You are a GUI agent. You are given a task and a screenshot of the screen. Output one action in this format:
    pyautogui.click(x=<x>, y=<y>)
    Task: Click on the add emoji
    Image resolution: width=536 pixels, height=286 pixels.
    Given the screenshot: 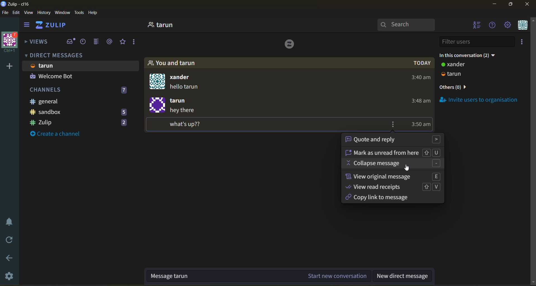 What is the action you would take?
    pyautogui.click(x=385, y=124)
    